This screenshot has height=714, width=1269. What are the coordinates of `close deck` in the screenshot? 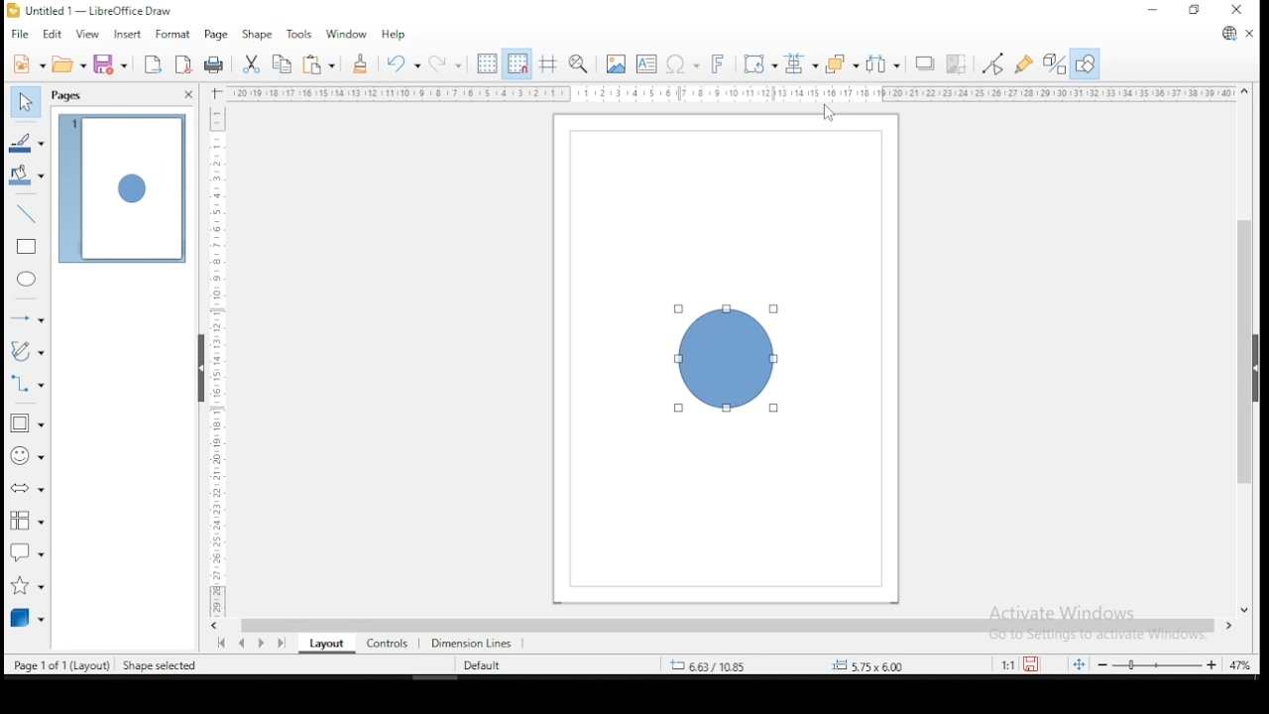 It's located at (187, 95).